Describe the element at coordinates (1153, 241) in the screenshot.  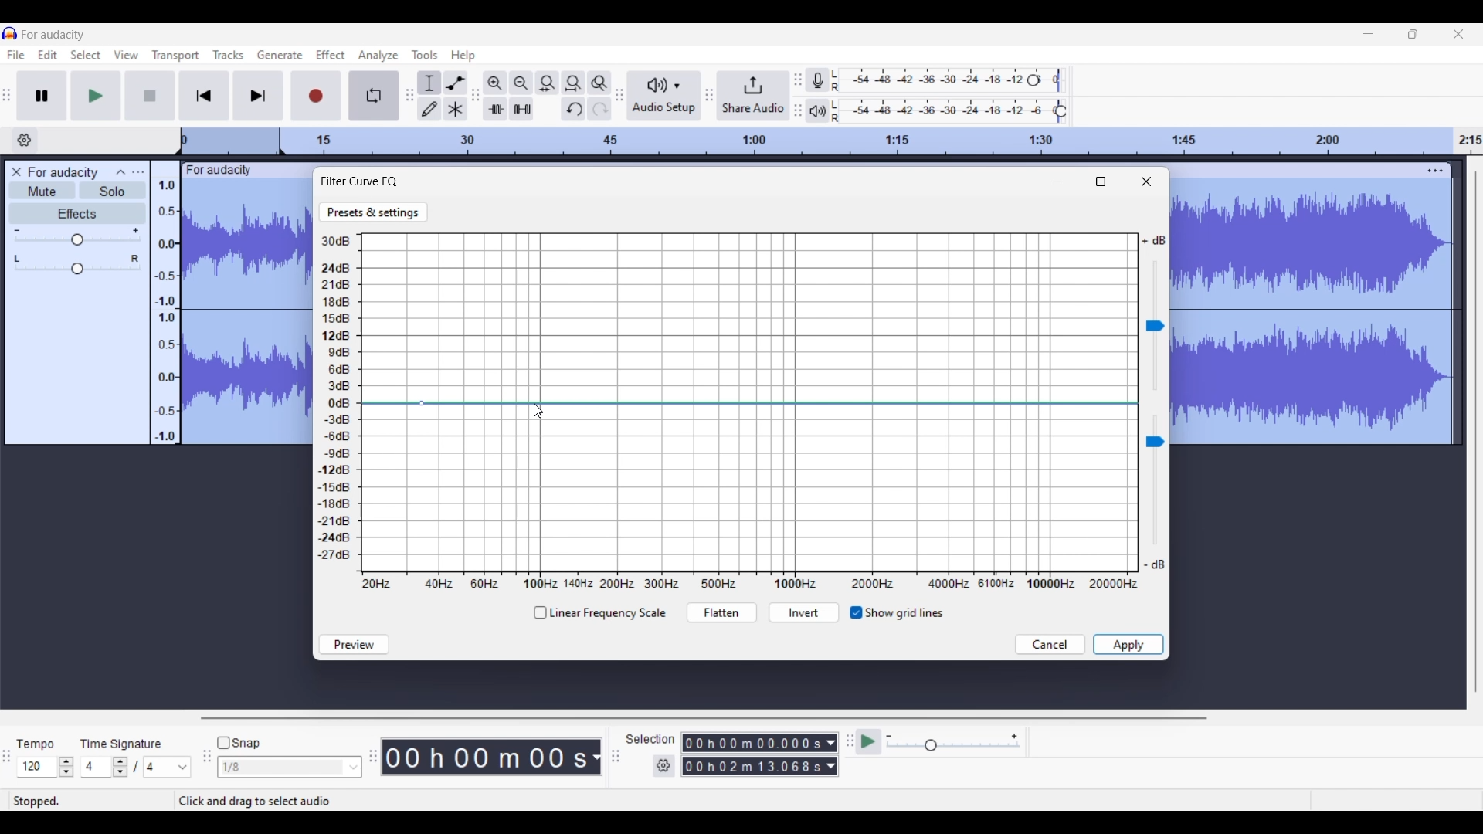
I see `Indicates max. volume` at that location.